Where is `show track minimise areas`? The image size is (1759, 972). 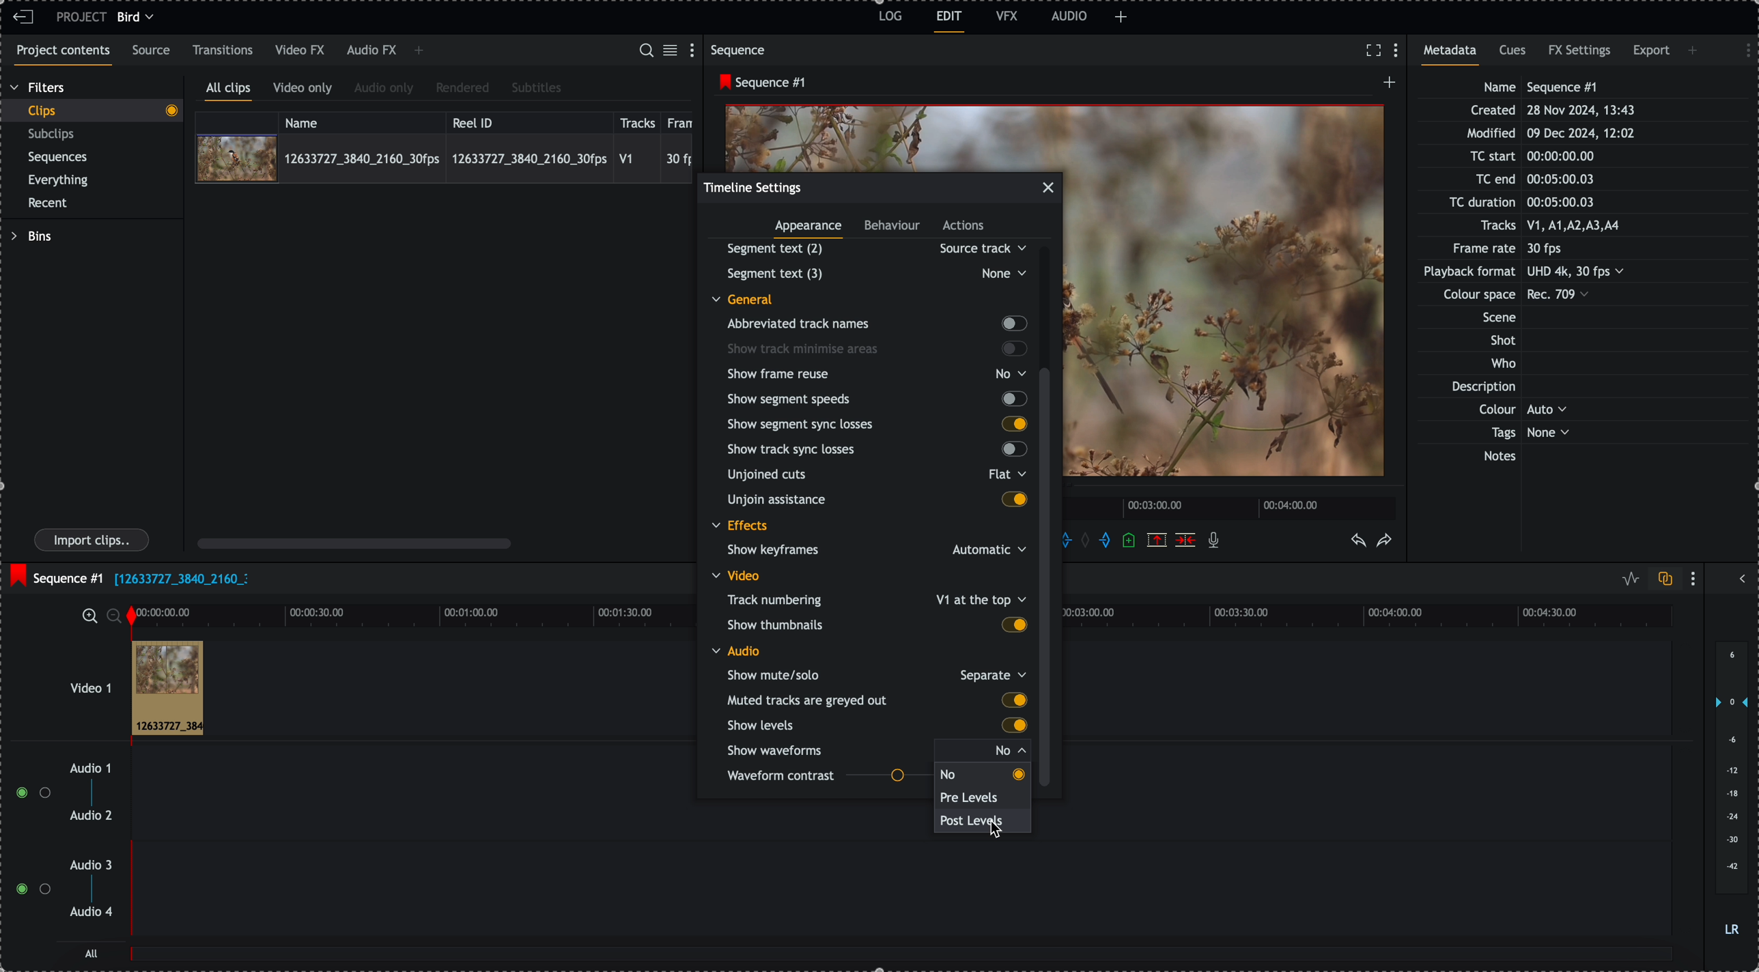
show track minimise areas is located at coordinates (877, 349).